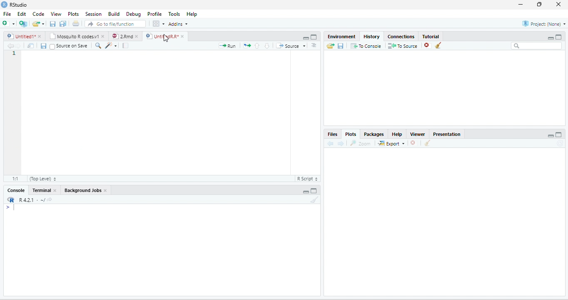  What do you see at coordinates (551, 38) in the screenshot?
I see `Minimize` at bounding box center [551, 38].